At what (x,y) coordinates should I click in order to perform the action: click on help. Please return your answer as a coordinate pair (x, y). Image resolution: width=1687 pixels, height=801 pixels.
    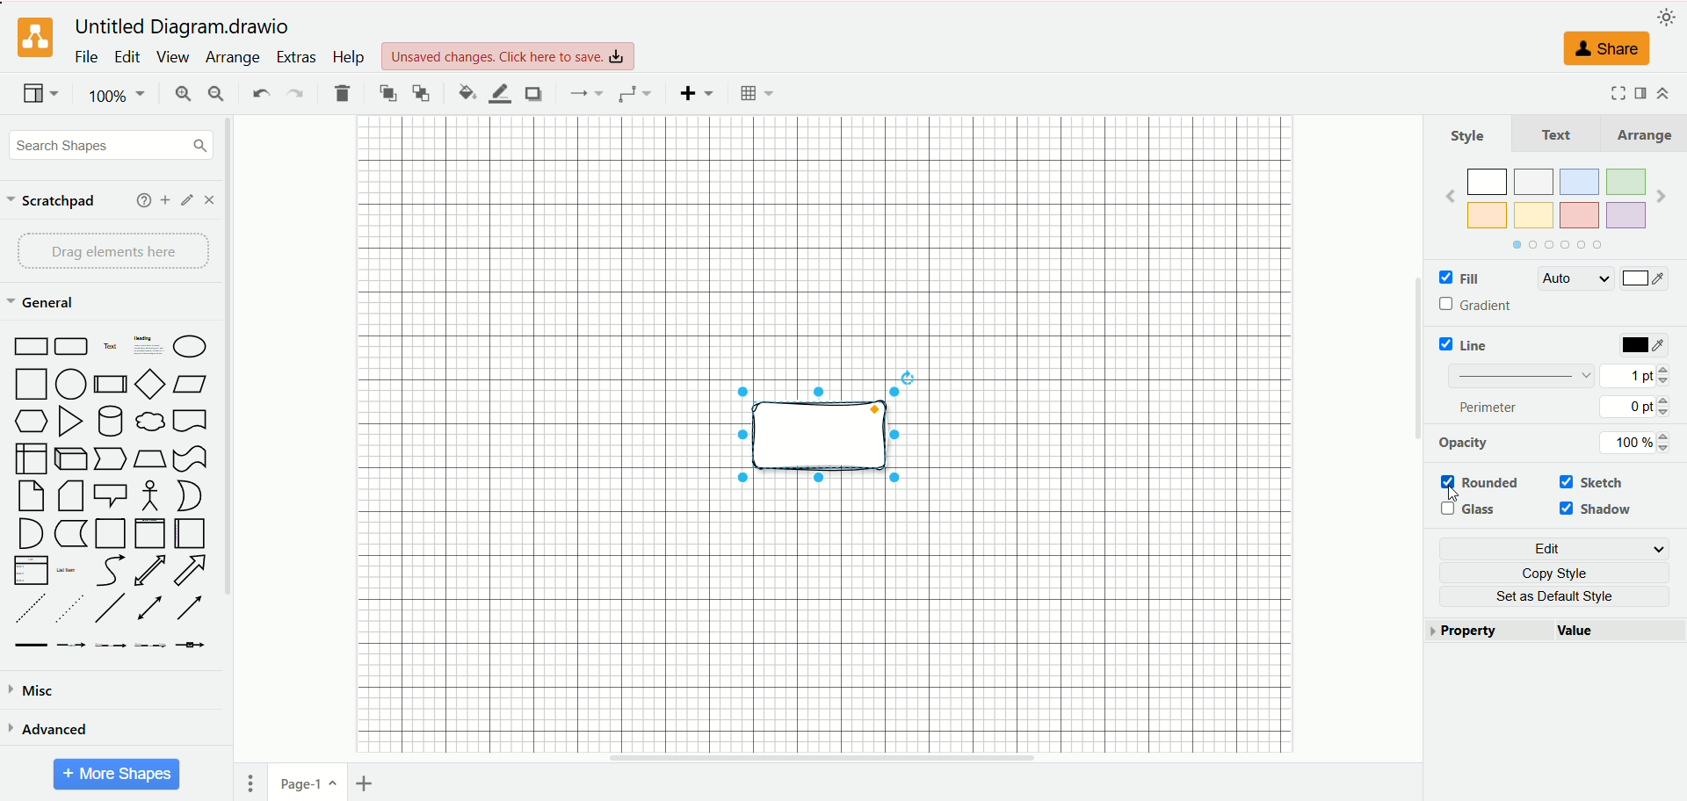
    Looking at the image, I should click on (347, 56).